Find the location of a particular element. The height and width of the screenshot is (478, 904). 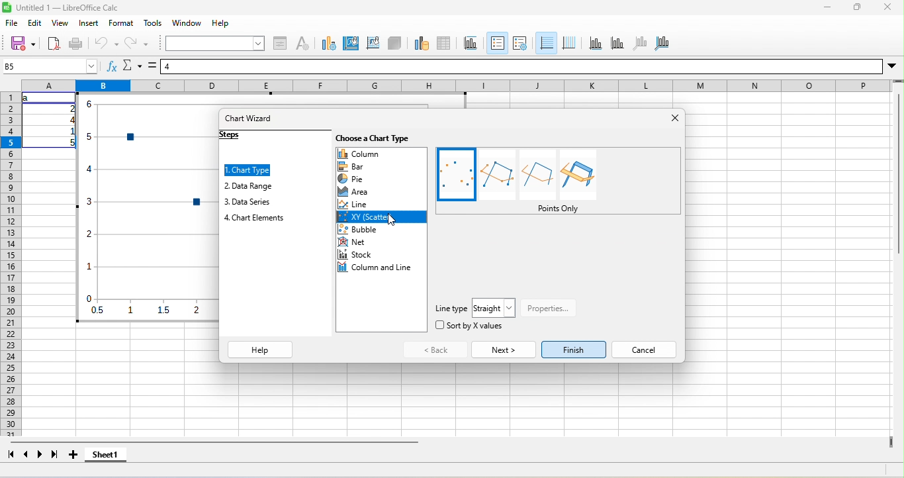

select function is located at coordinates (132, 66).